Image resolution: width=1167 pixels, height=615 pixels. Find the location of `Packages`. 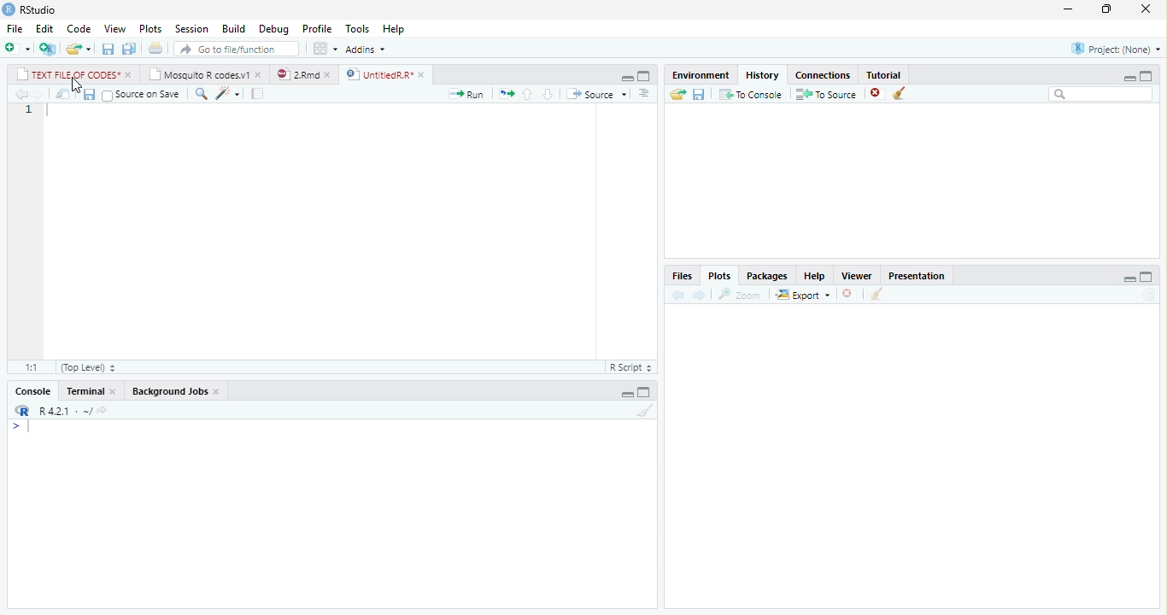

Packages is located at coordinates (765, 277).